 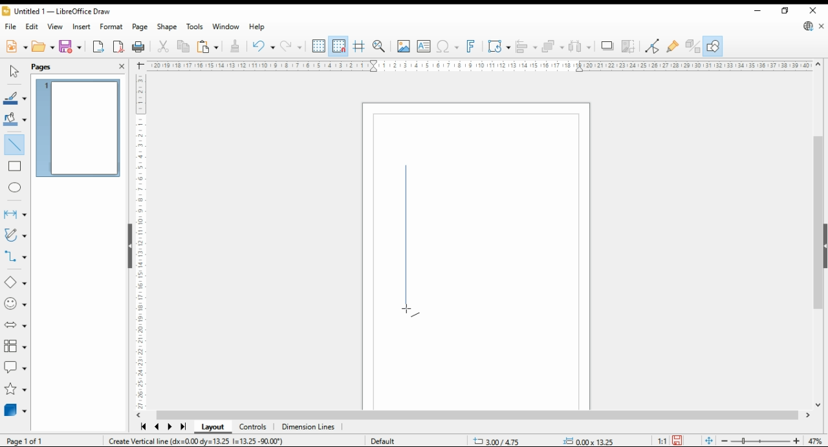 I want to click on redo, so click(x=263, y=47).